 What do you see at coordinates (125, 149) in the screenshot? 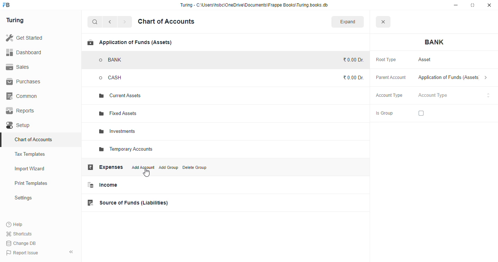
I see `temporary accounts` at bounding box center [125, 149].